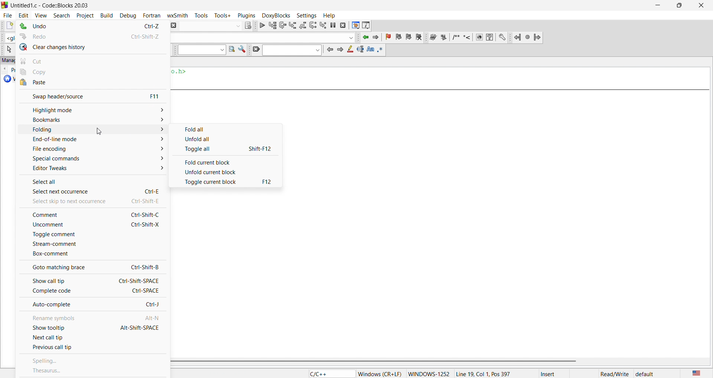 The width and height of the screenshot is (713, 378). Describe the element at coordinates (150, 15) in the screenshot. I see `fortran` at that location.